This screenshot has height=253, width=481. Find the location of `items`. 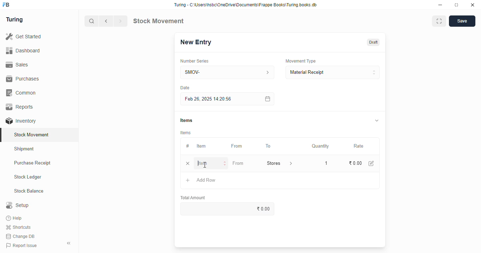

items is located at coordinates (186, 120).